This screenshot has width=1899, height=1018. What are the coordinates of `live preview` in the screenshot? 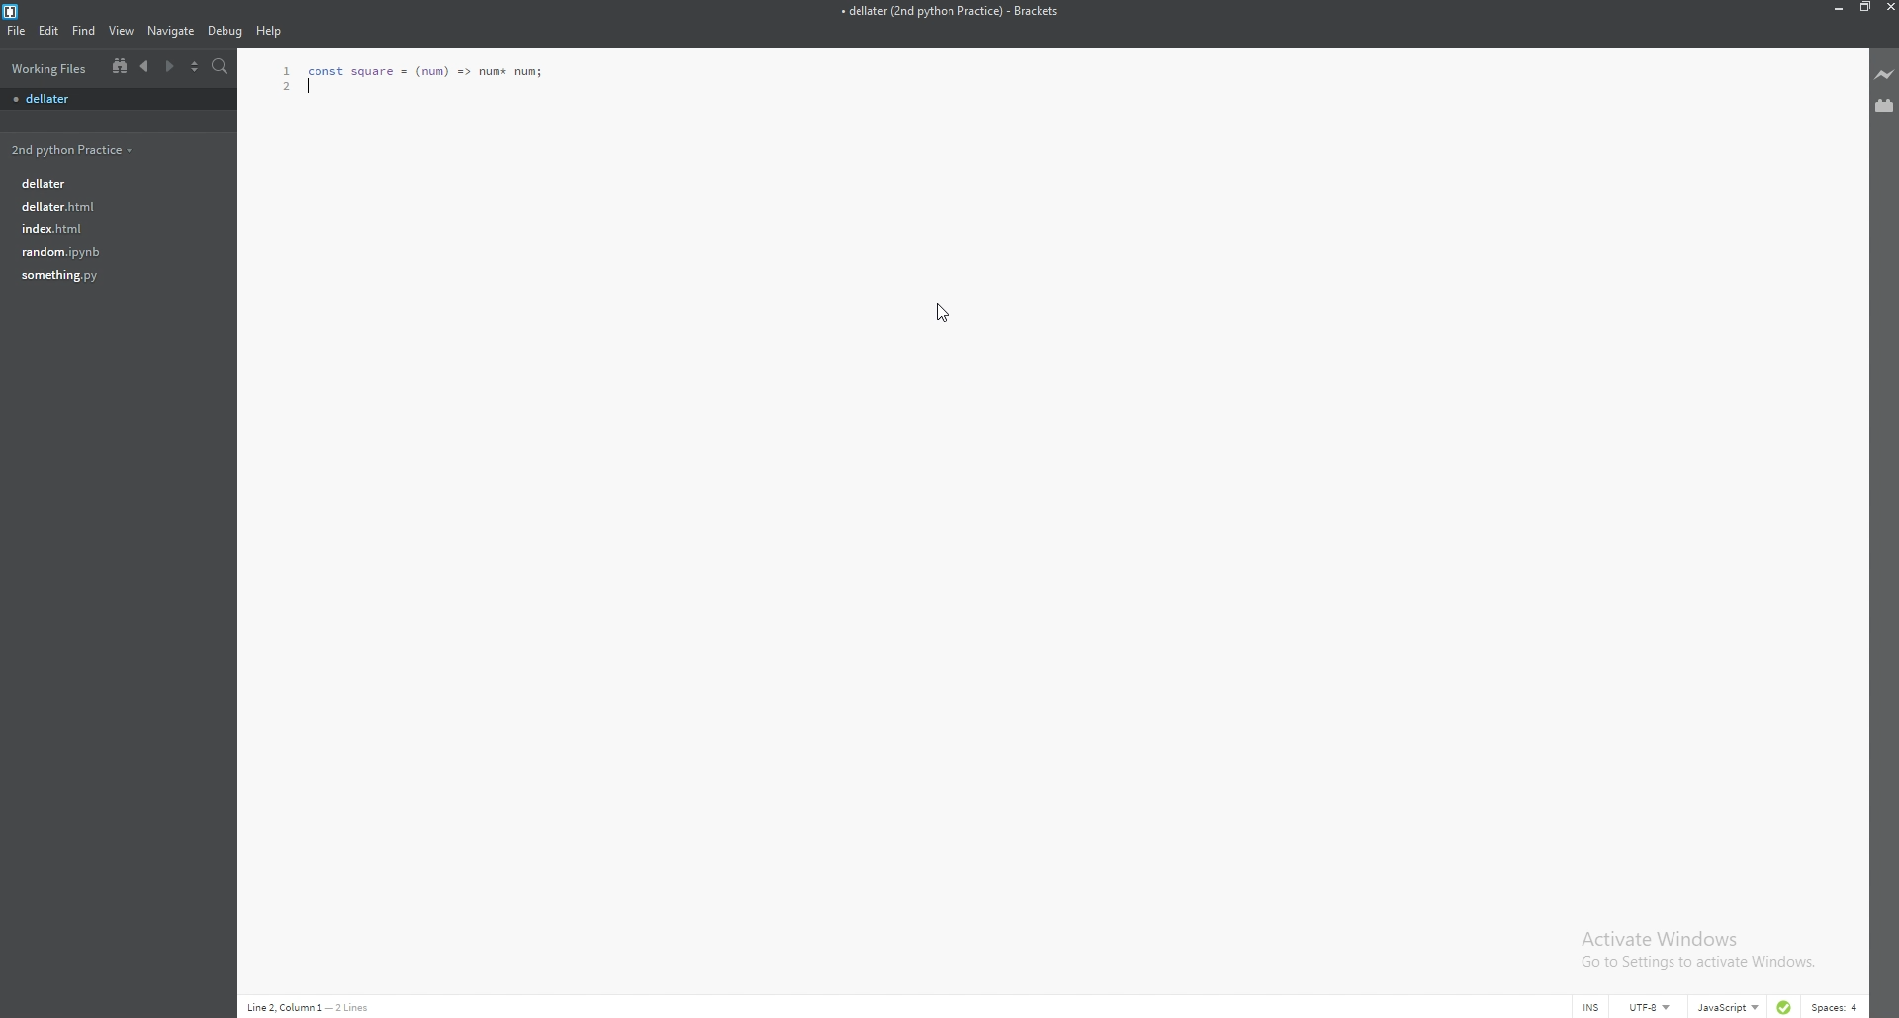 It's located at (1885, 74).